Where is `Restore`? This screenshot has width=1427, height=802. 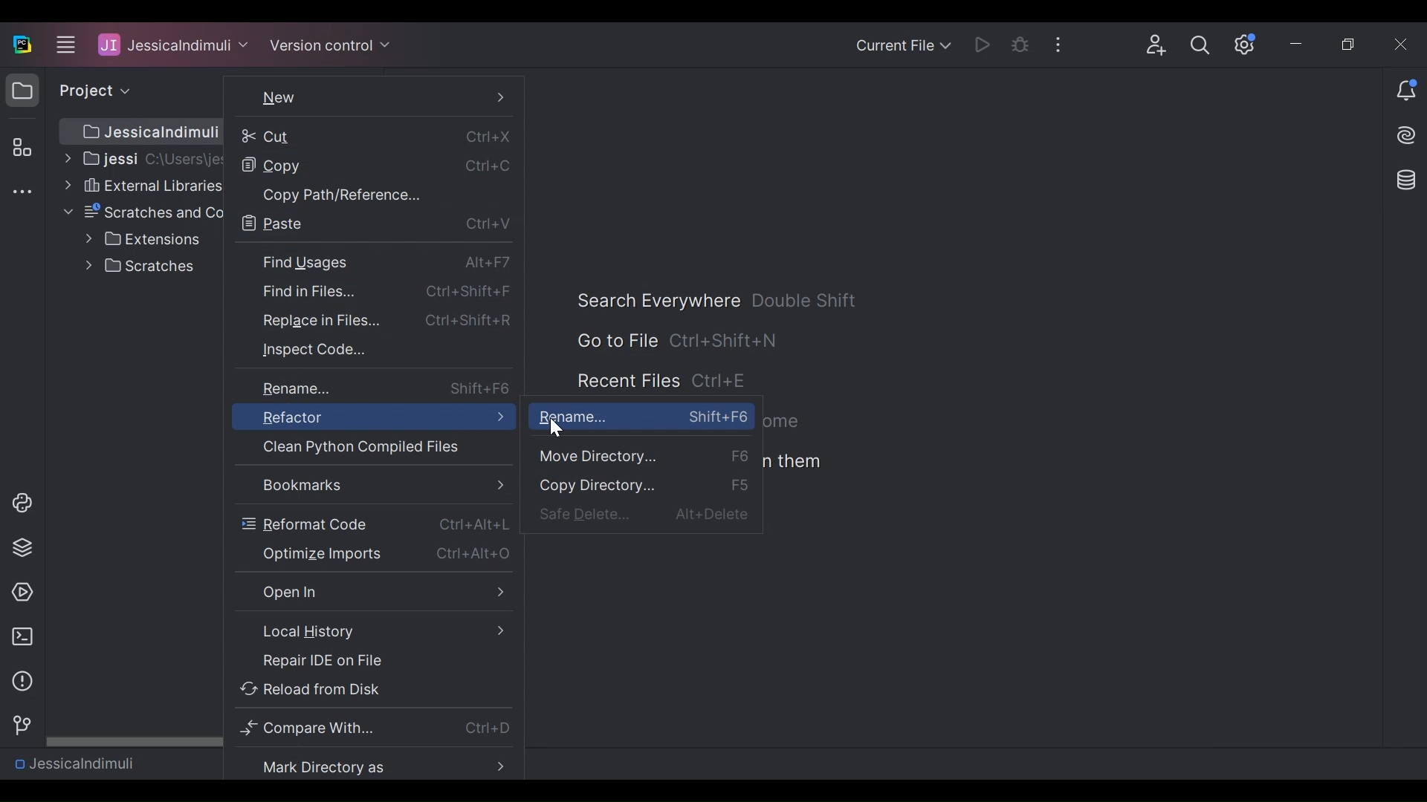
Restore is located at coordinates (1351, 45).